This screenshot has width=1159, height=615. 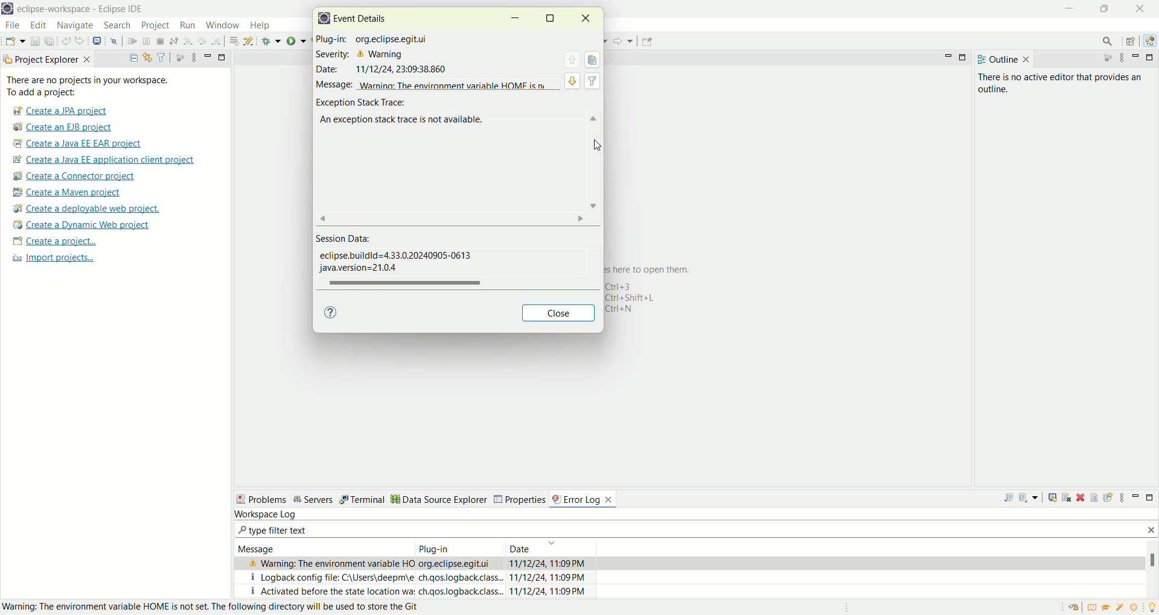 I want to click on window, so click(x=224, y=24).